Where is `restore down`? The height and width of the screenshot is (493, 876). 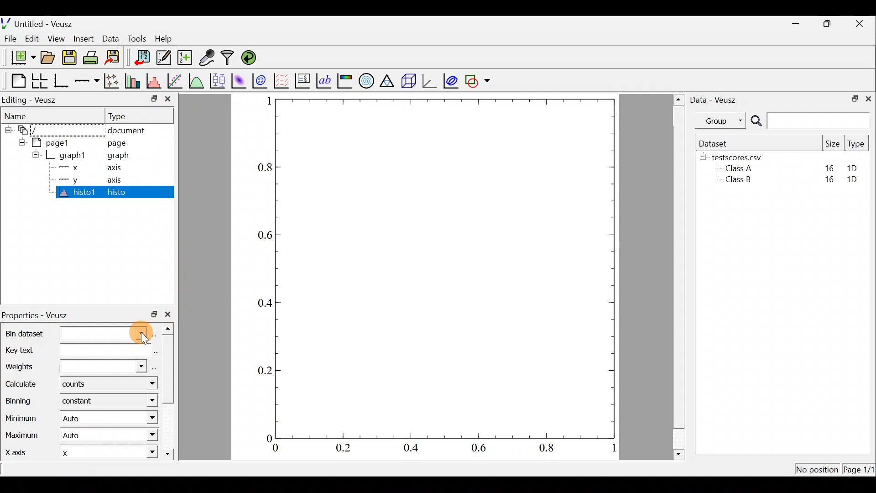
restore down is located at coordinates (151, 315).